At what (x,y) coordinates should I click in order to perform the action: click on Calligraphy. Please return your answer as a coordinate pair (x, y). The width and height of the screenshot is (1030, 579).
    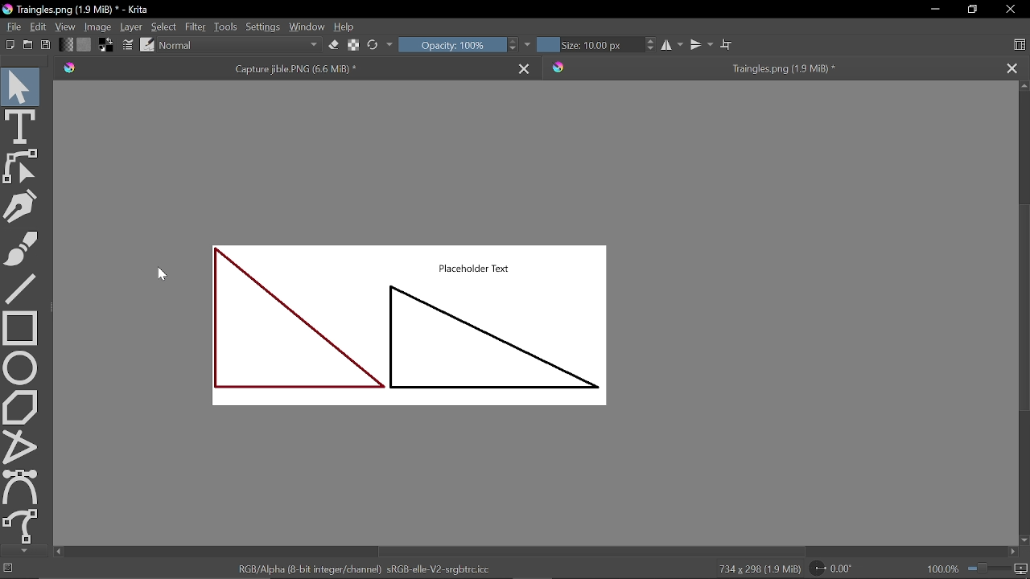
    Looking at the image, I should click on (21, 207).